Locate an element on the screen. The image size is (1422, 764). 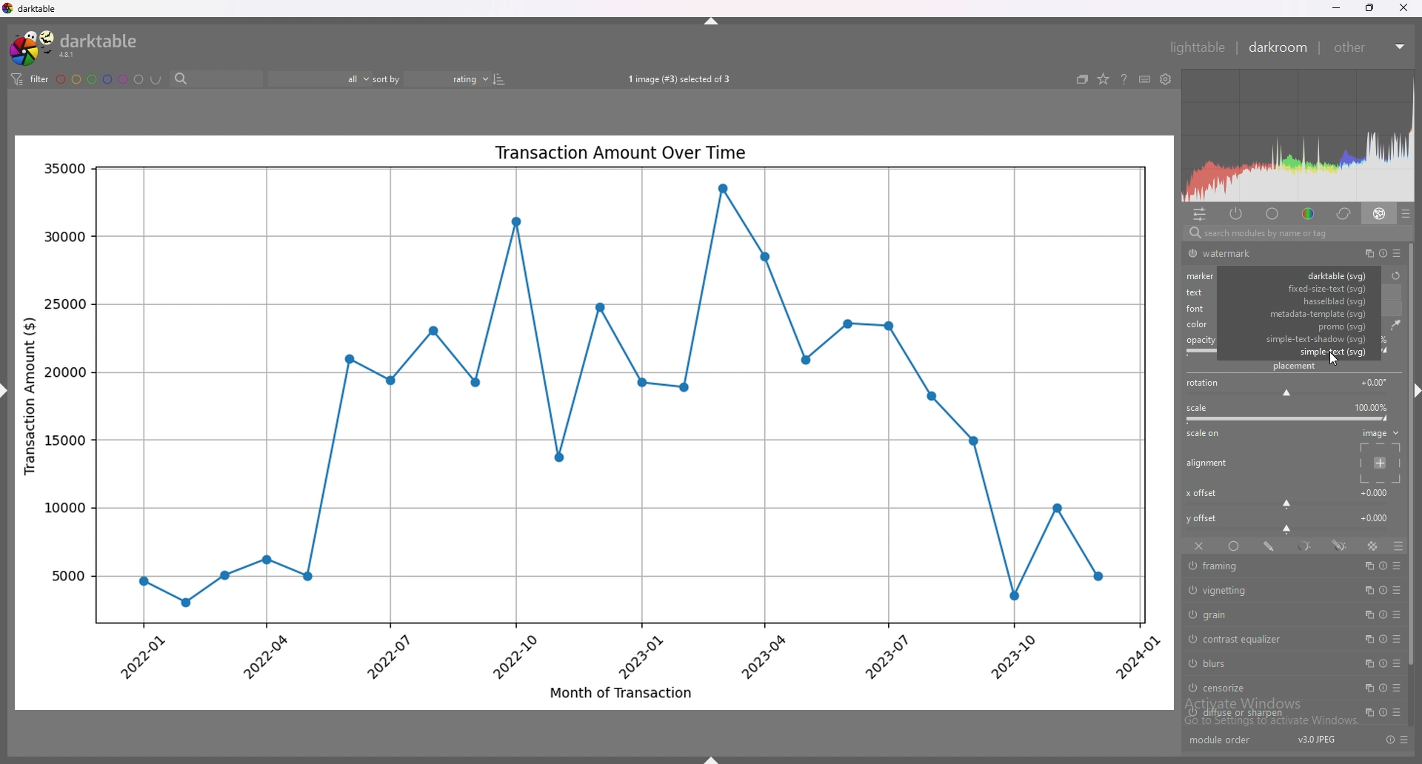
presets is located at coordinates (1398, 591).